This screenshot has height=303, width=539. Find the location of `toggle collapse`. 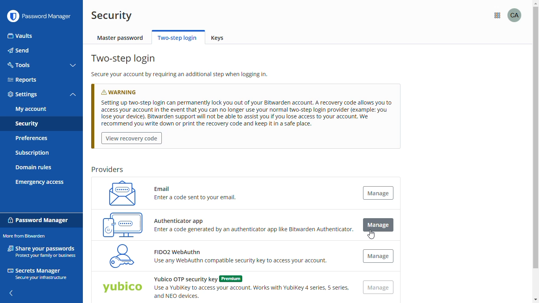

toggle collapse is located at coordinates (74, 65).